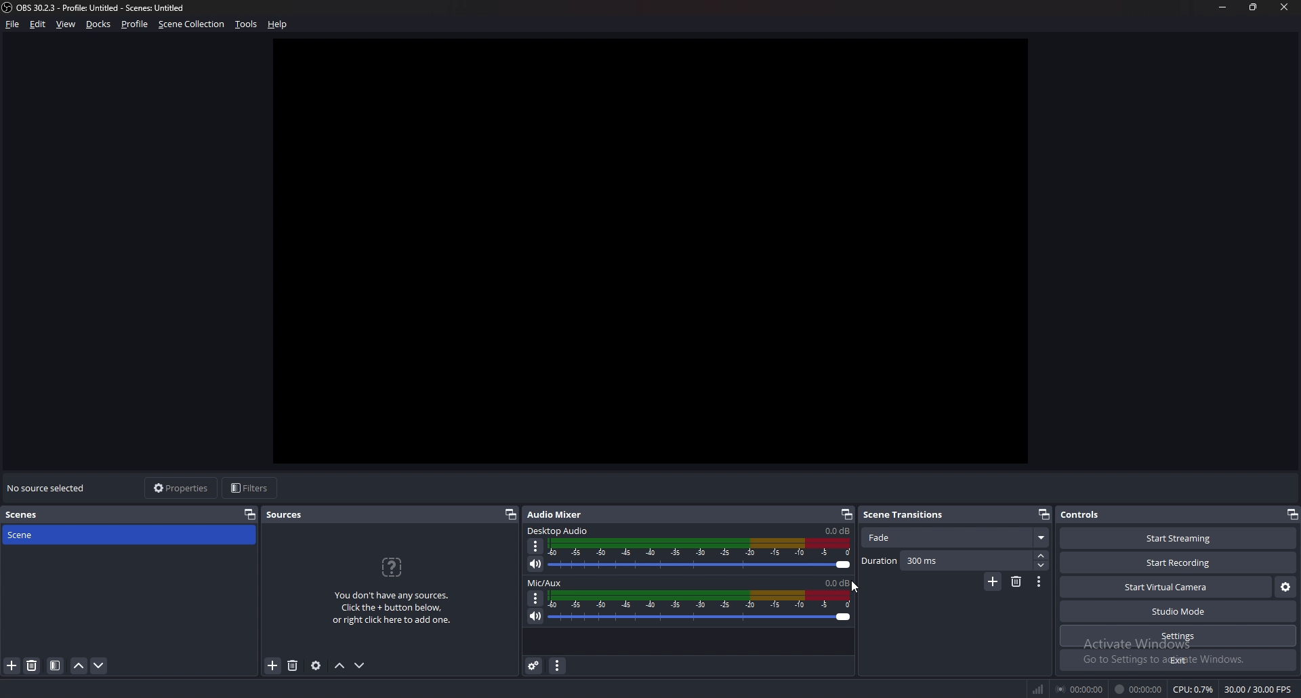 The height and width of the screenshot is (698, 1301). What do you see at coordinates (1079, 689) in the screenshot?
I see `00:00:00` at bounding box center [1079, 689].